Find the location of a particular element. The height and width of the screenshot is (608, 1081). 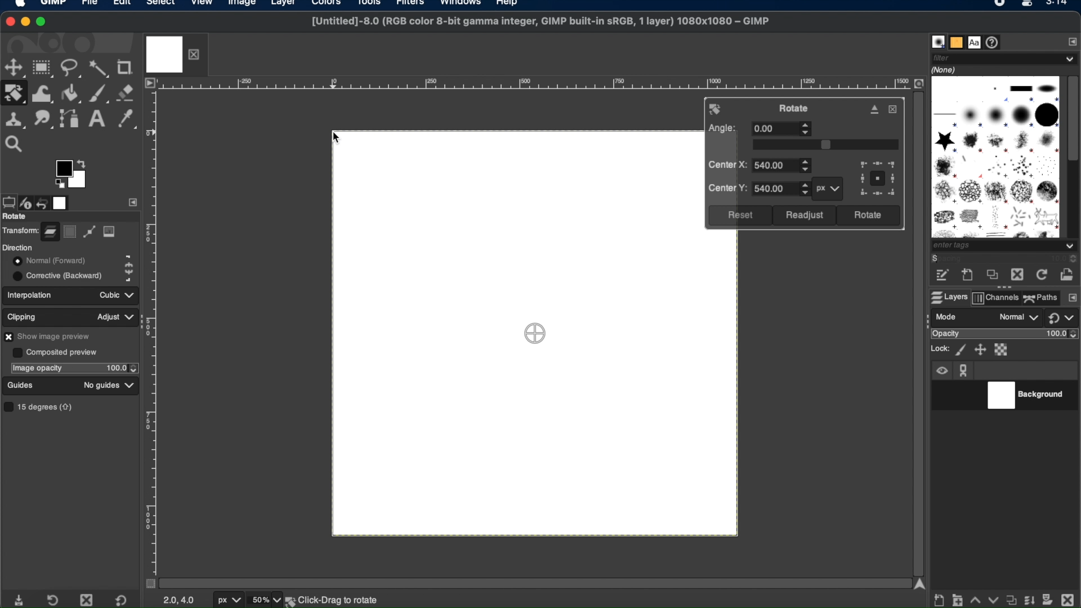

15 degrees is located at coordinates (41, 406).